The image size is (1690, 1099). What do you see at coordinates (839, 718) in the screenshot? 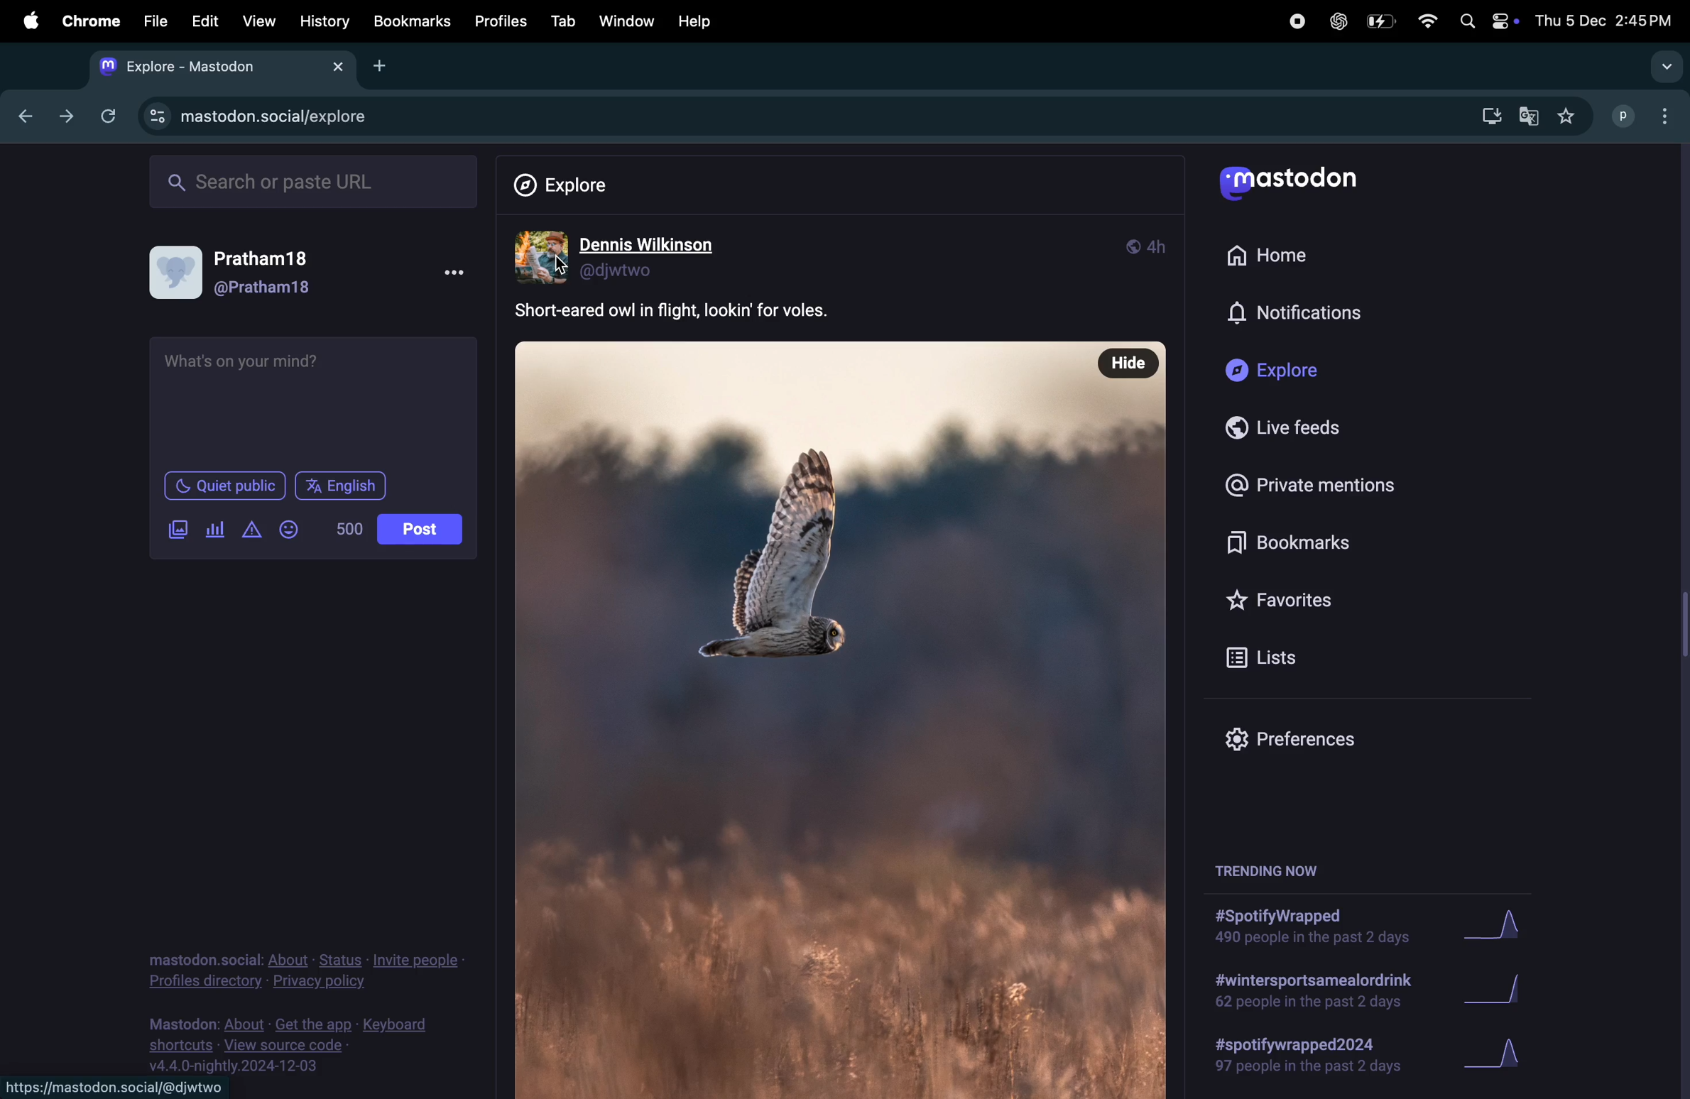
I see `photo of bird` at bounding box center [839, 718].